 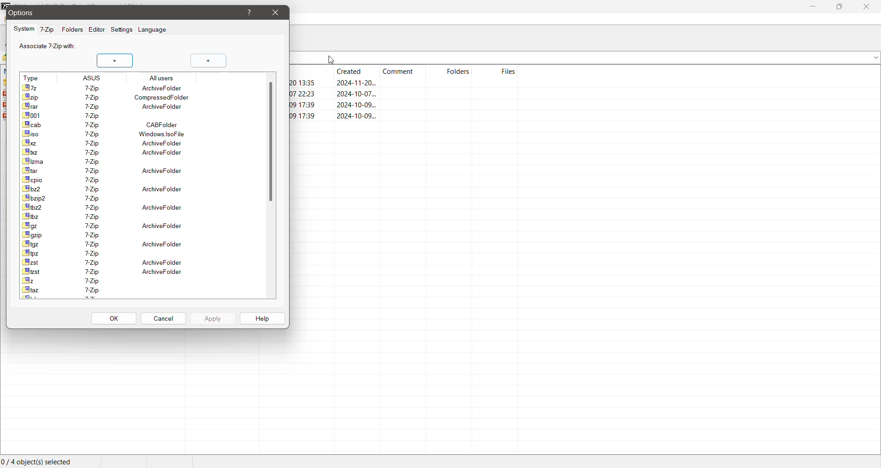 I want to click on Close, so click(x=865, y=7).